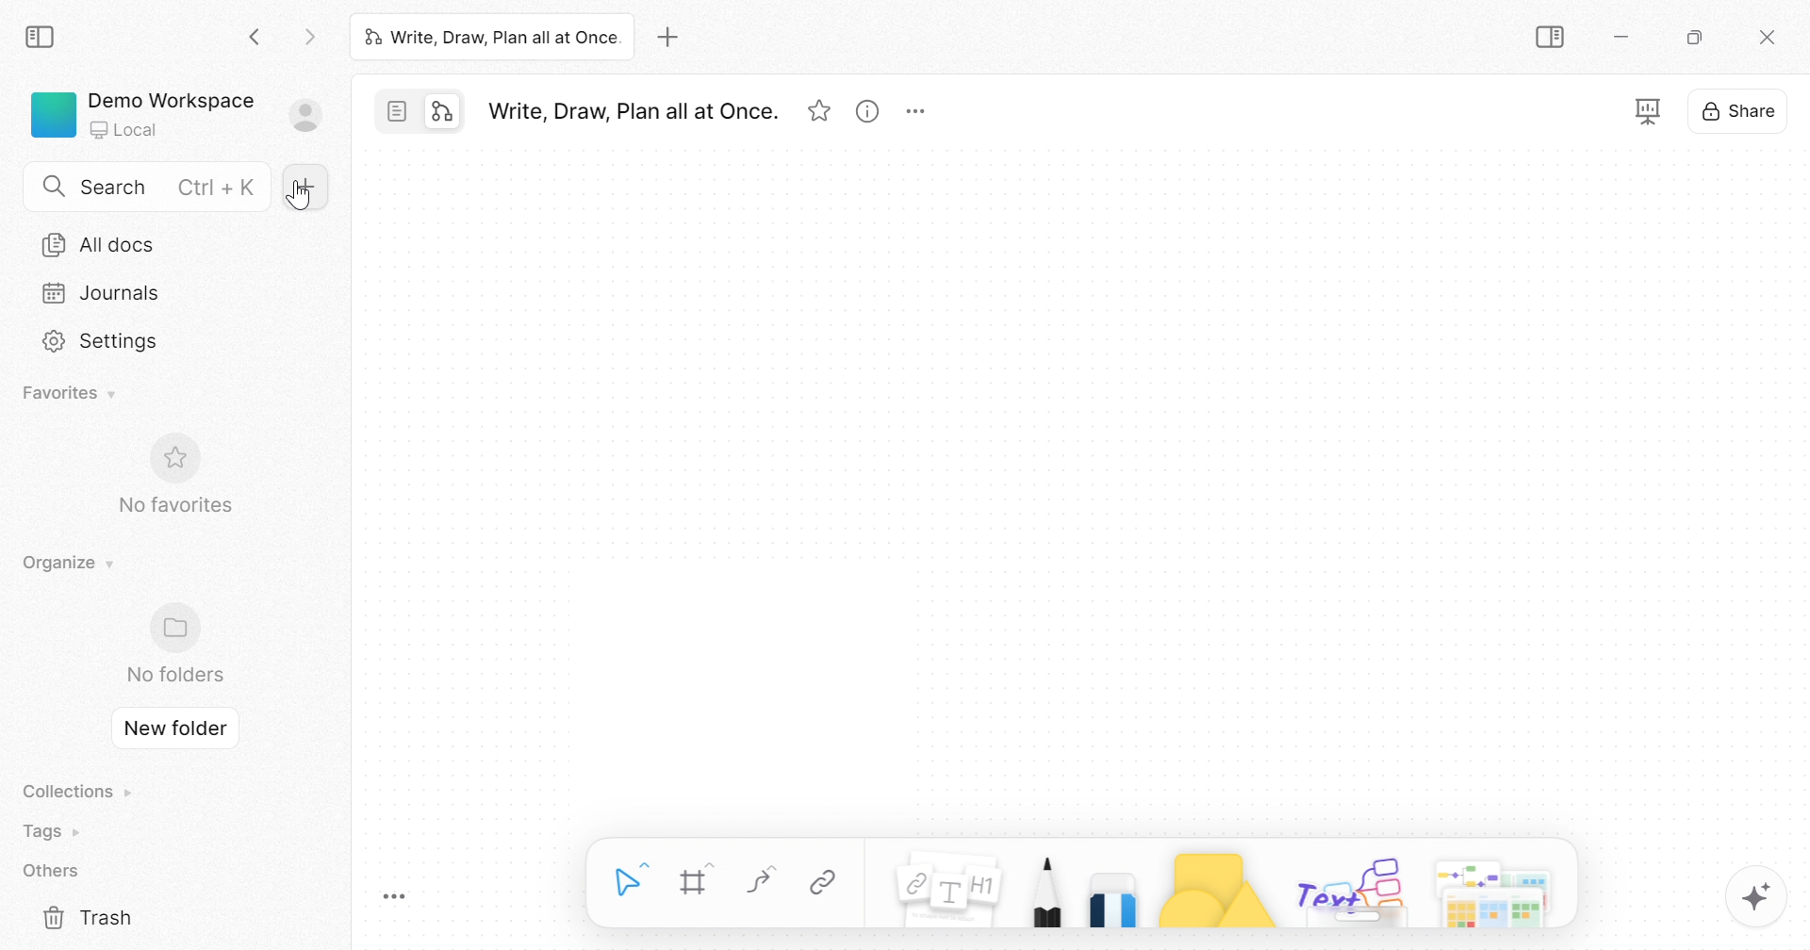 The width and height of the screenshot is (1810, 950). Describe the element at coordinates (765, 881) in the screenshot. I see `Curve` at that location.